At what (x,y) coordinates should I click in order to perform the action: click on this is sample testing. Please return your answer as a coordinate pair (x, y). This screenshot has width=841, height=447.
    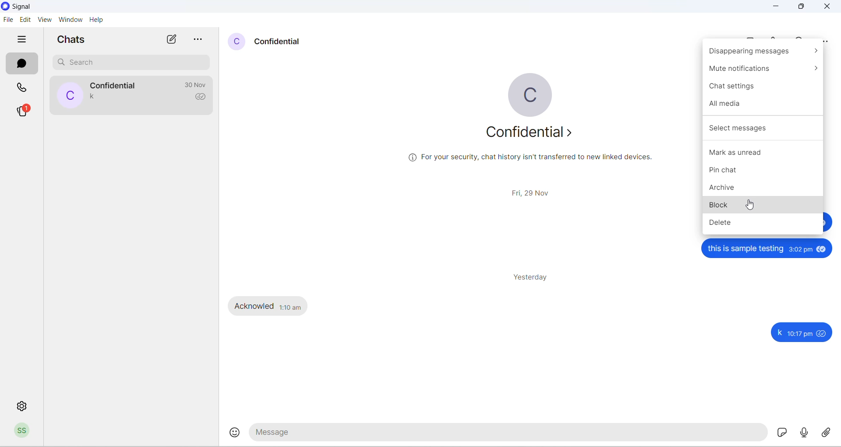
    Looking at the image, I should click on (747, 249).